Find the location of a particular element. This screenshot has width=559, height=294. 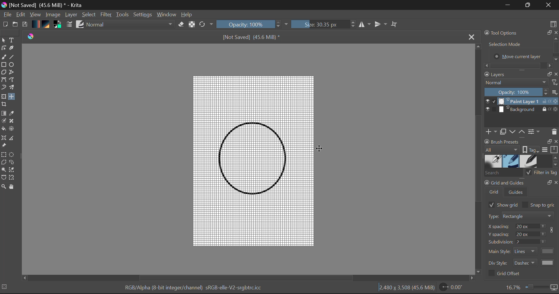

Blending Modes is located at coordinates (129, 25).